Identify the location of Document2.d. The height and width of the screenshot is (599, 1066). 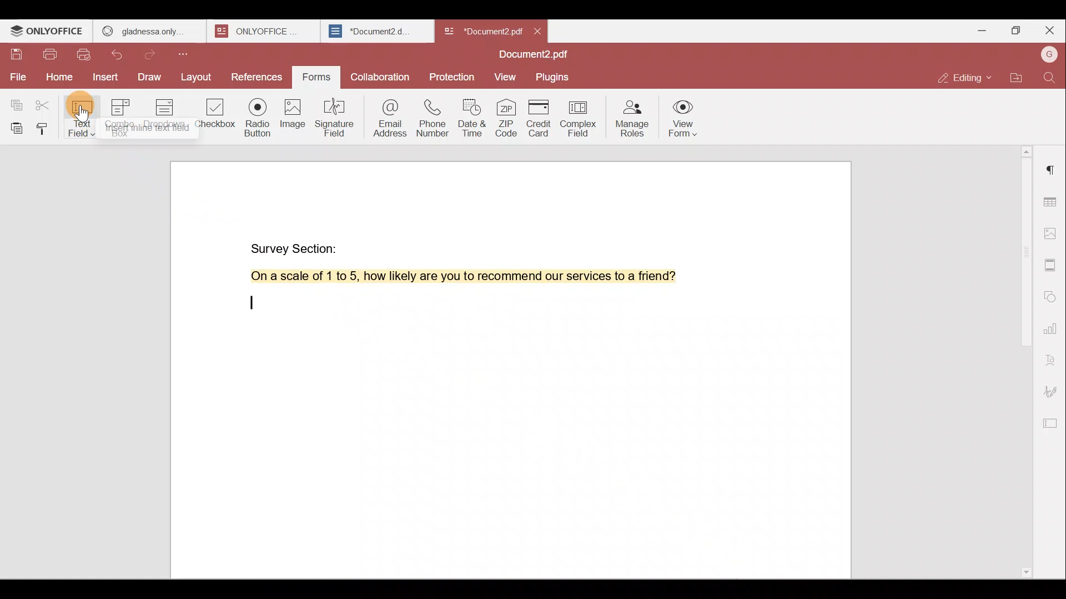
(376, 32).